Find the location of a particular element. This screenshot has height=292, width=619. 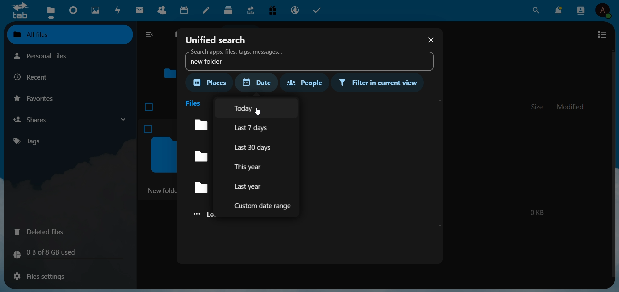

dashboard is located at coordinates (74, 11).